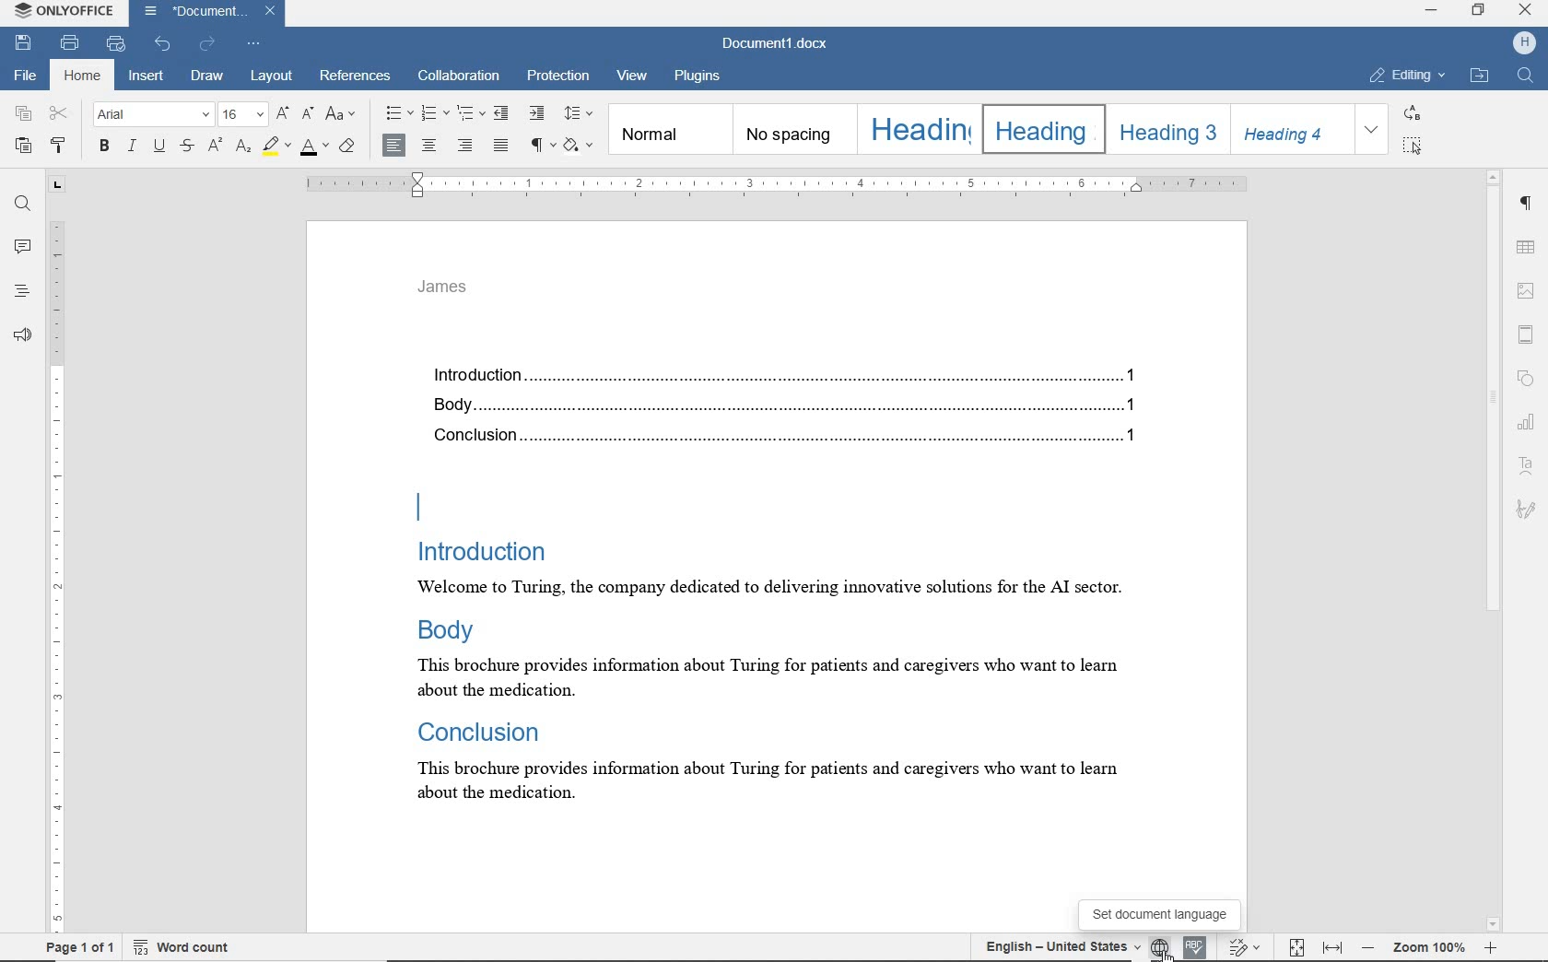 The image size is (1548, 962). I want to click on Conclusion...........................................................................................................................................1, so click(792, 438).